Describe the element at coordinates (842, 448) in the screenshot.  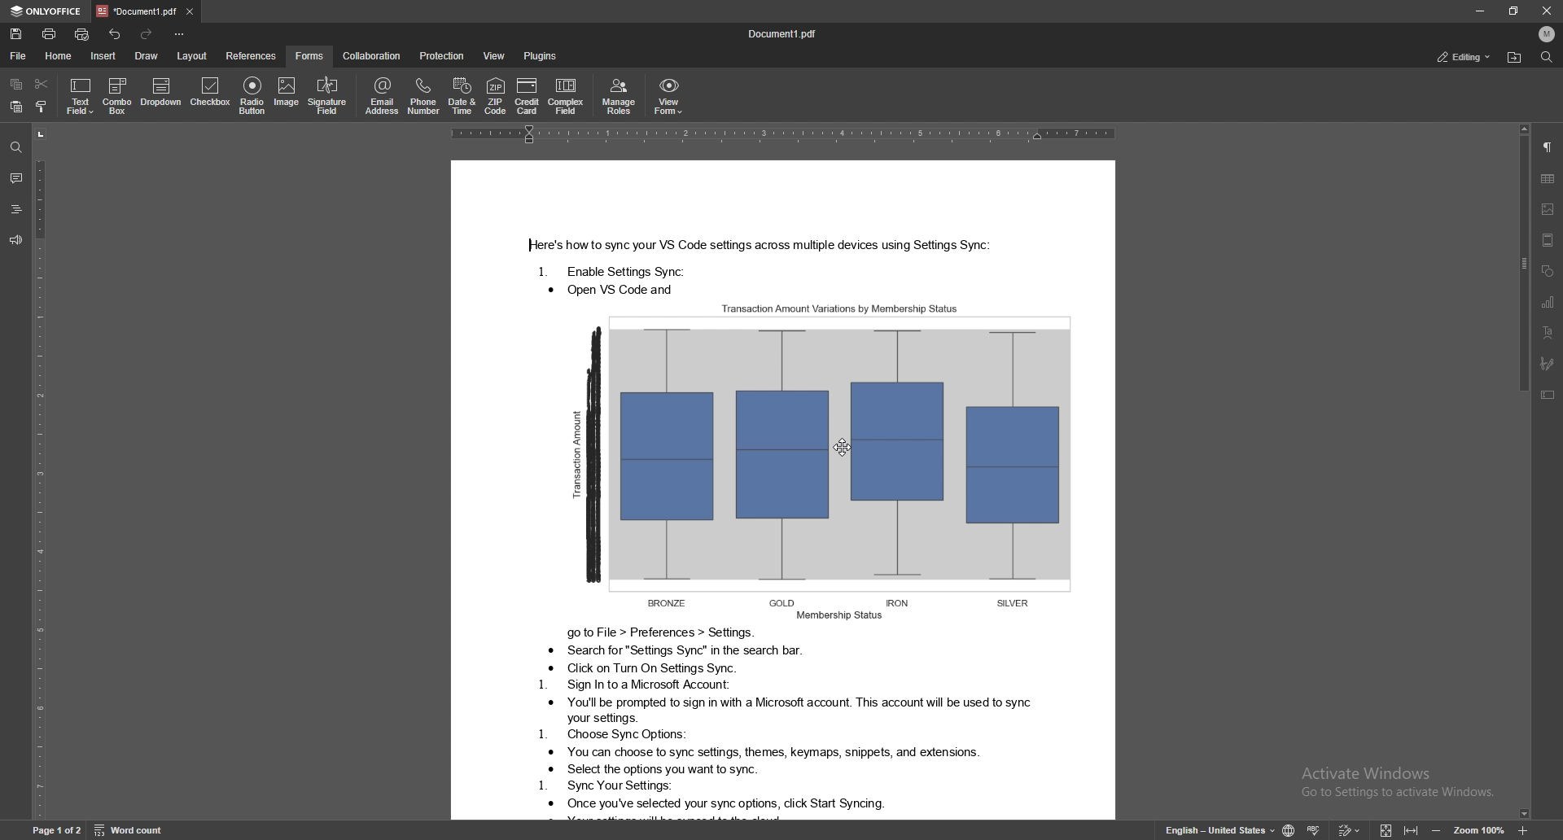
I see `cursor` at that location.